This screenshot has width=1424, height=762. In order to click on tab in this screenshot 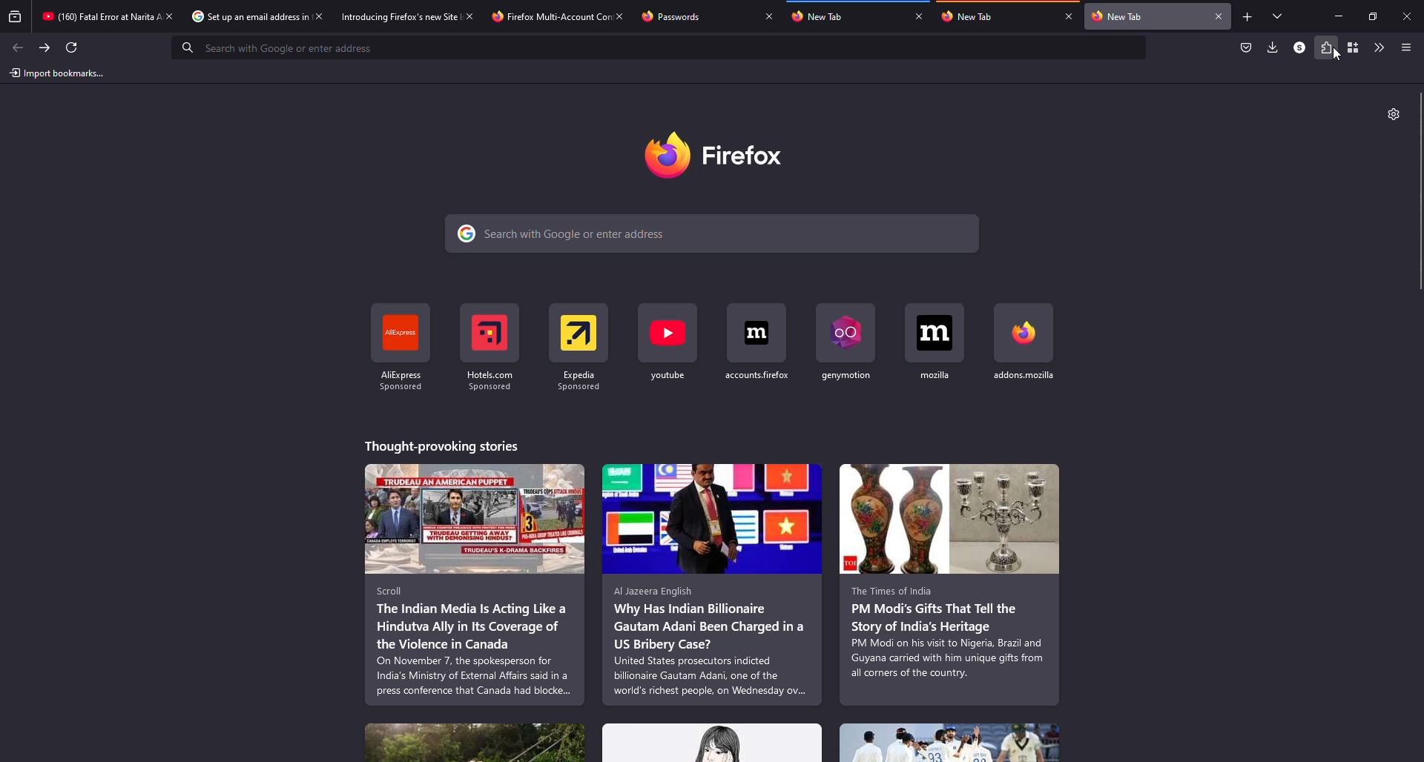, I will do `click(240, 16)`.